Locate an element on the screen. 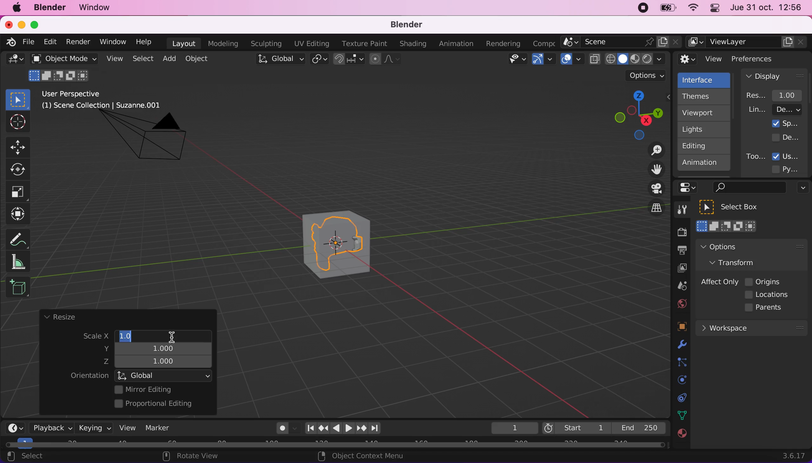  global is located at coordinates (279, 60).